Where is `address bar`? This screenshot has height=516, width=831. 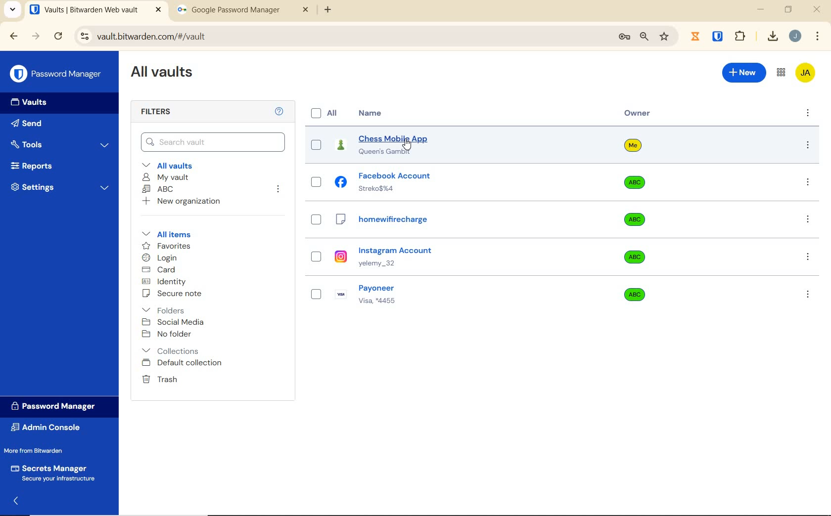
address bar is located at coordinates (339, 38).